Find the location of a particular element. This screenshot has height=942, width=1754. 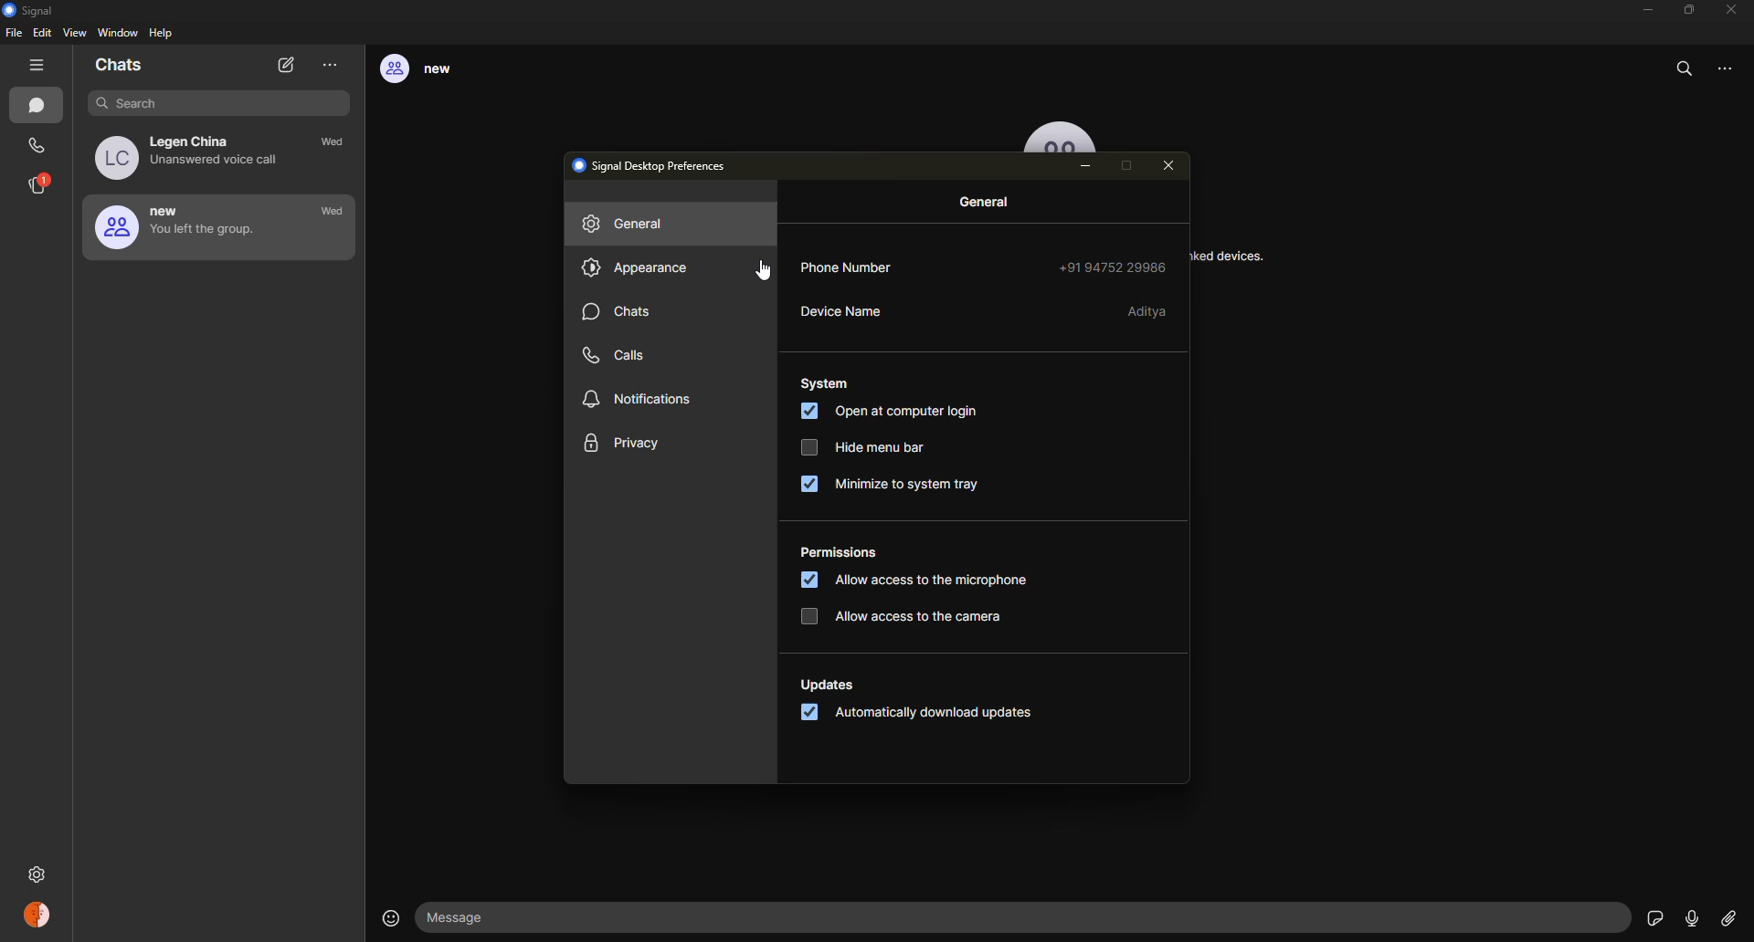

search is located at coordinates (206, 102).